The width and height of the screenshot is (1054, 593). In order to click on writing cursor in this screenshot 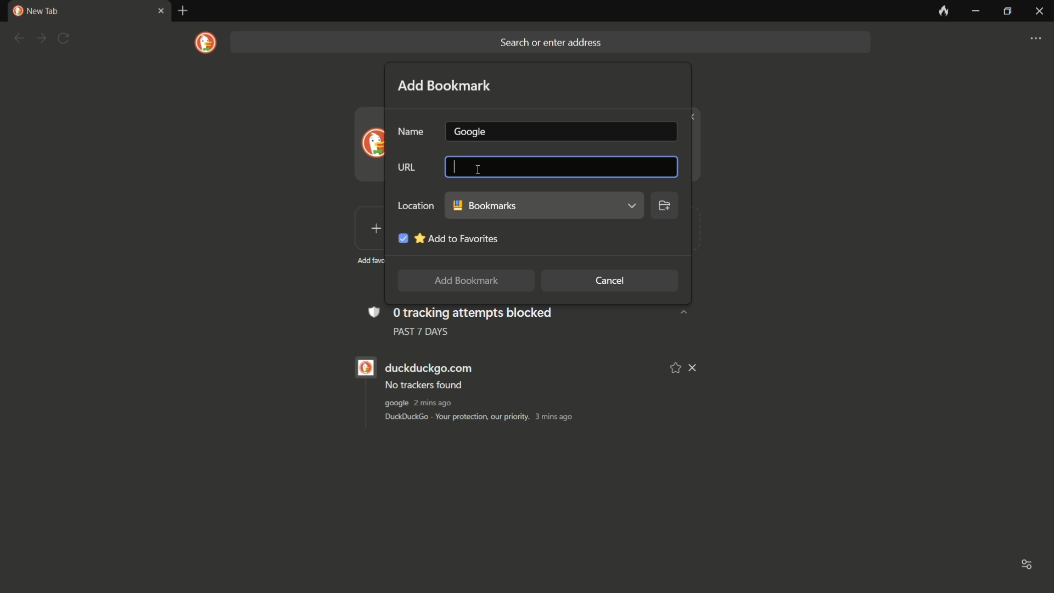, I will do `click(451, 167)`.